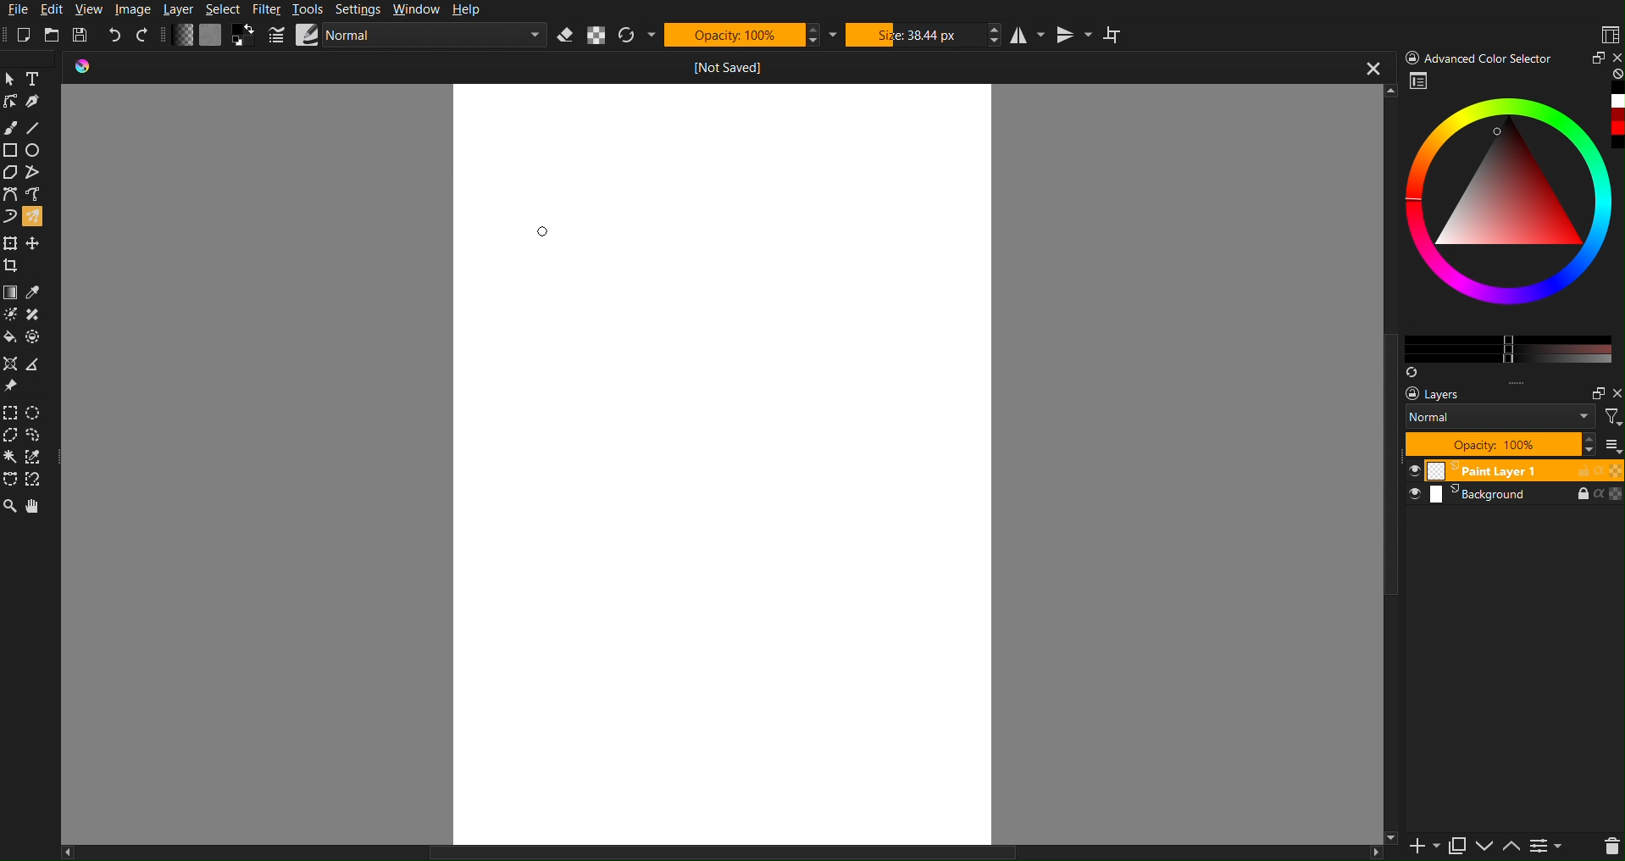  What do you see at coordinates (10, 410) in the screenshot?
I see `Rectangular selection Tool` at bounding box center [10, 410].